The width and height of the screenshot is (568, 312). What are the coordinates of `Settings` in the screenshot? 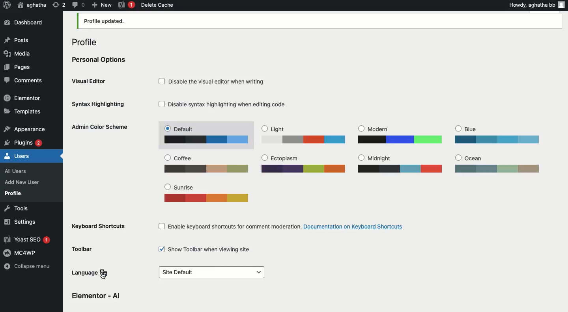 It's located at (19, 222).